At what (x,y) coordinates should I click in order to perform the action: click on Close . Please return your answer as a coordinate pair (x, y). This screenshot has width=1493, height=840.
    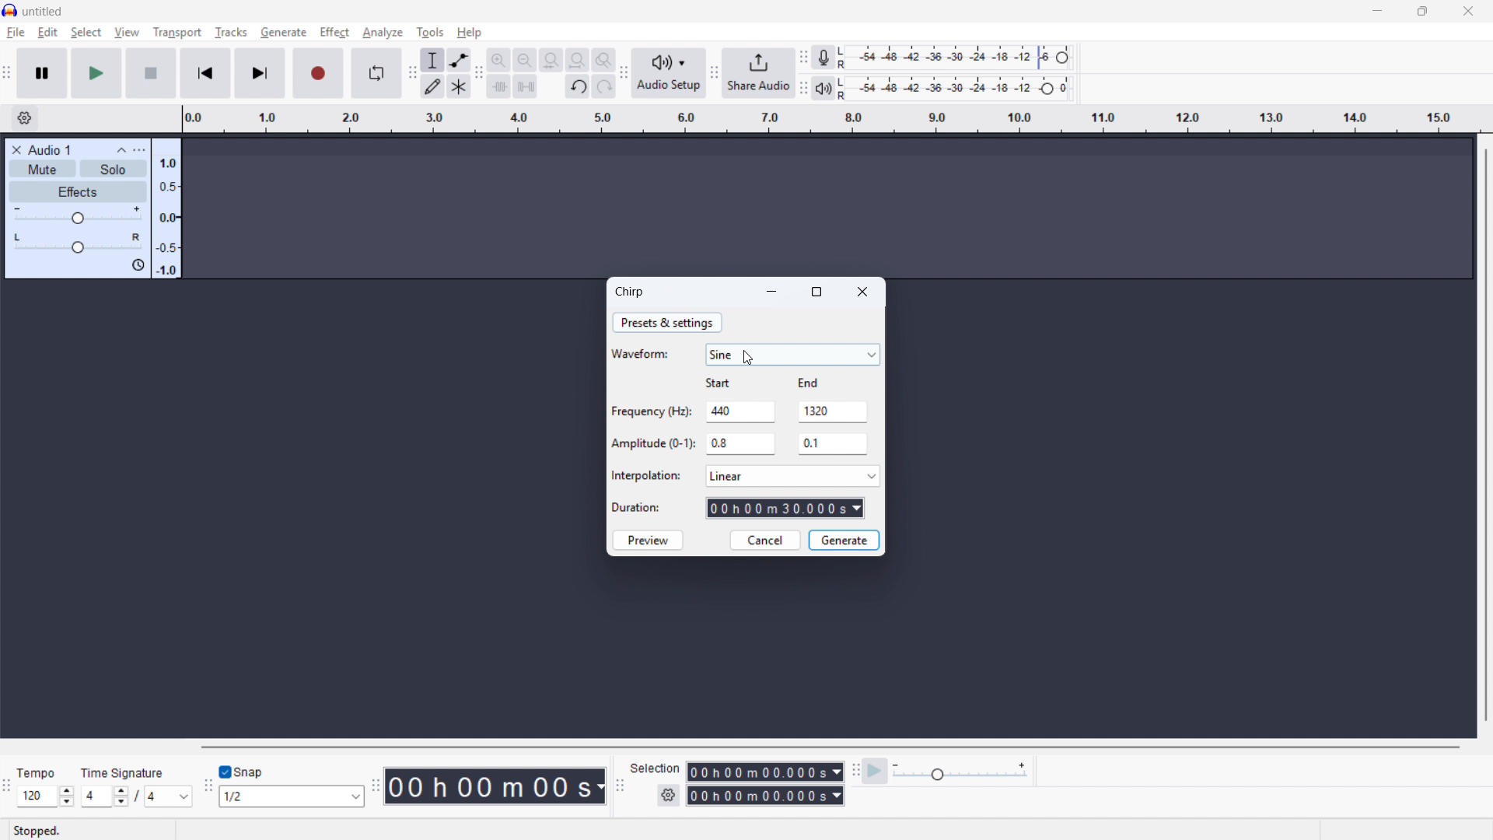
    Looking at the image, I should click on (862, 291).